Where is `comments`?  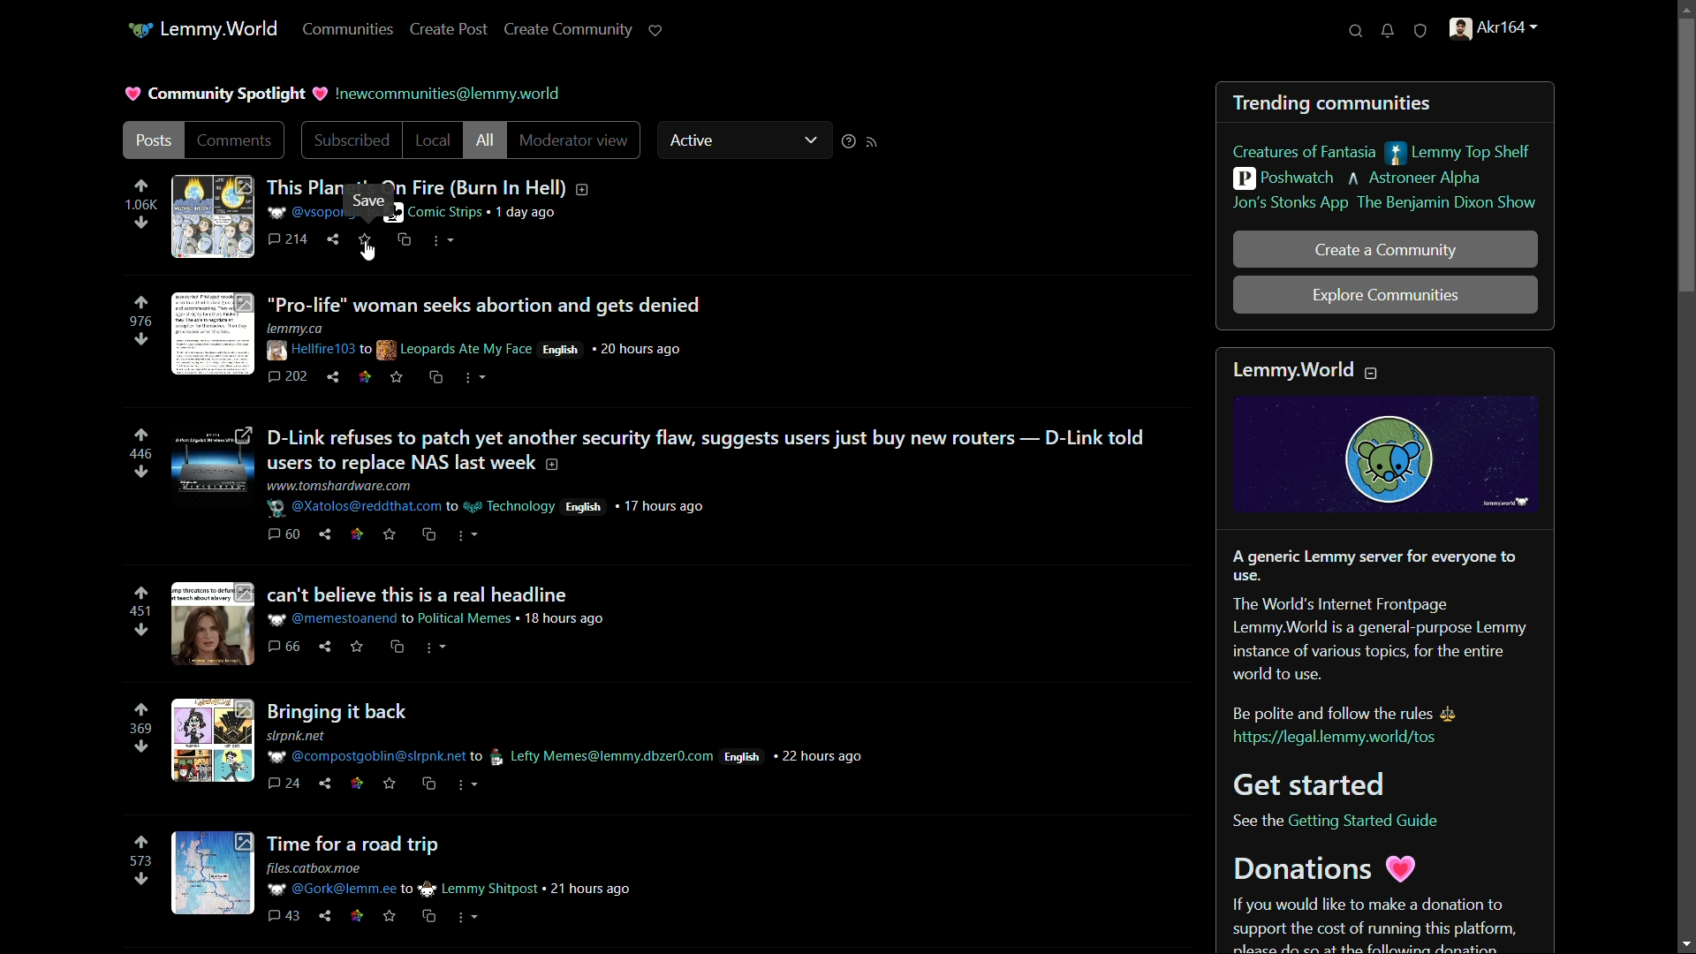 comments is located at coordinates (290, 241).